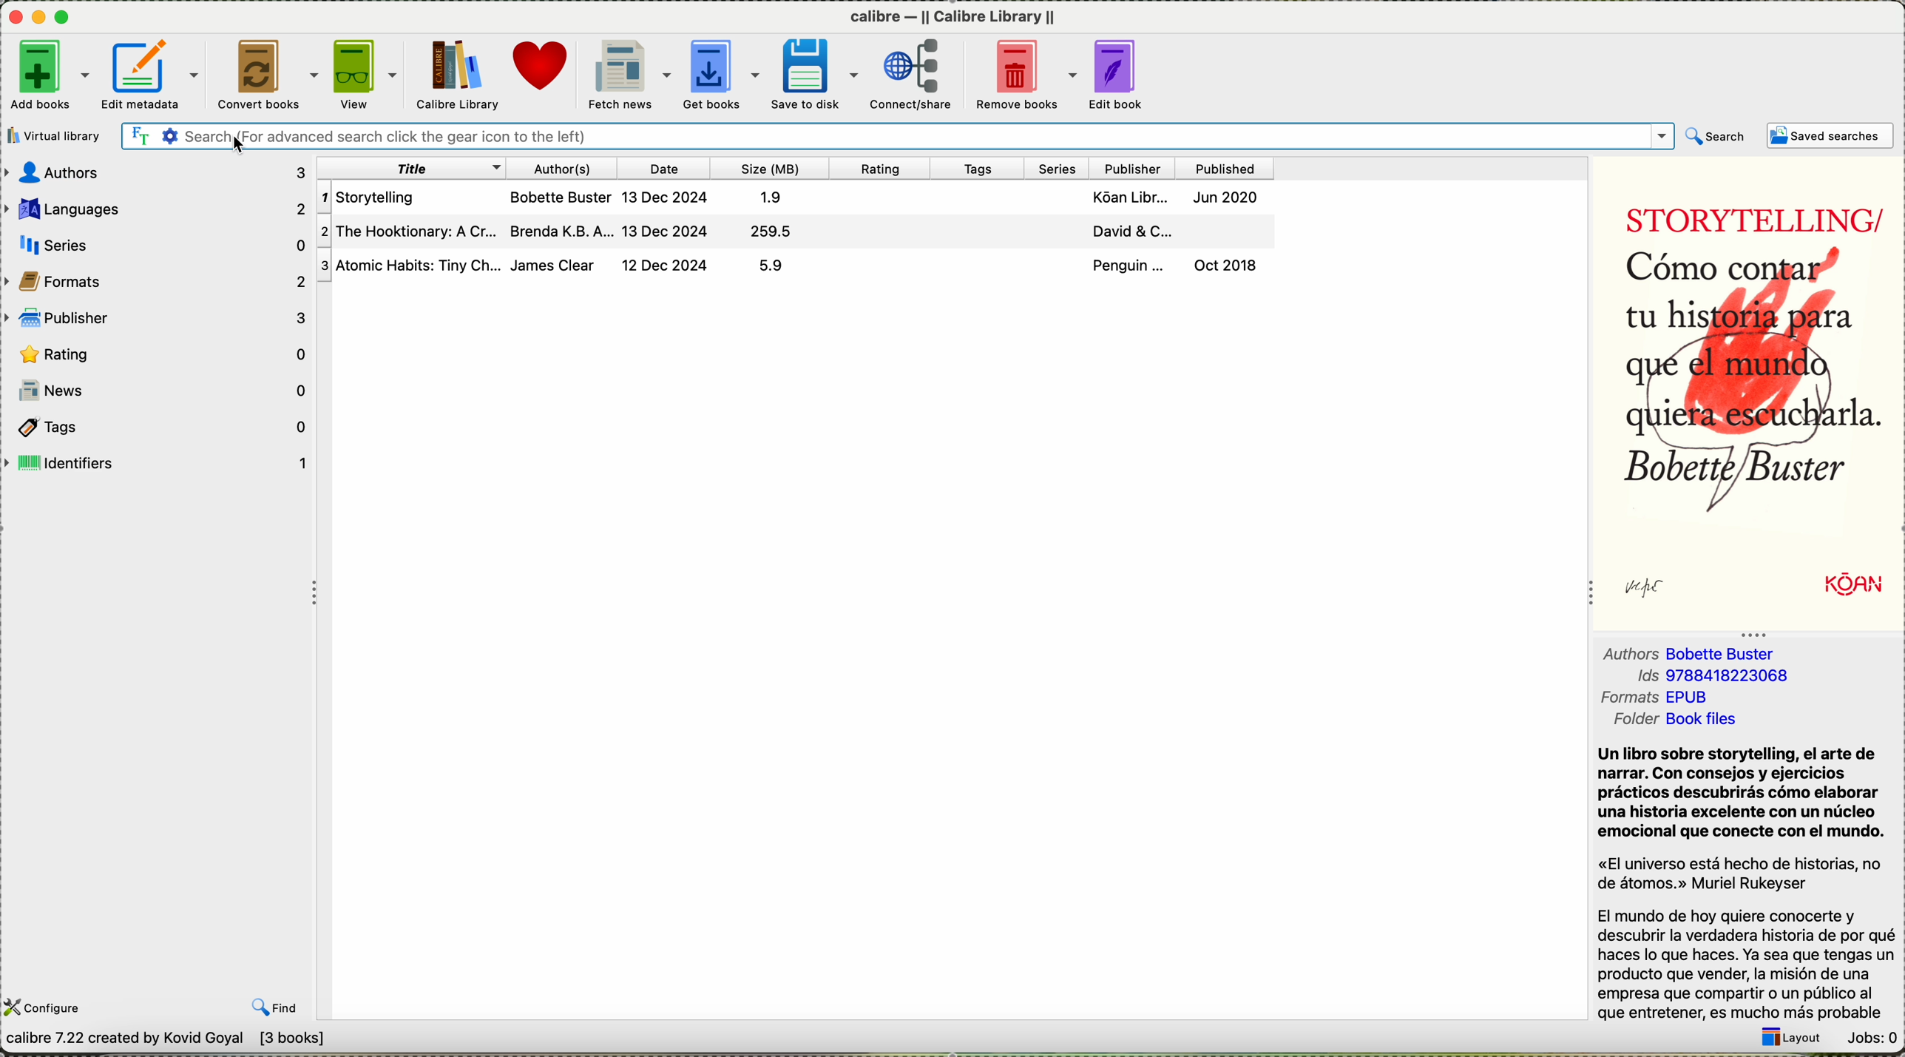 The width and height of the screenshot is (1905, 1057). I want to click on 1.9, so click(778, 195).